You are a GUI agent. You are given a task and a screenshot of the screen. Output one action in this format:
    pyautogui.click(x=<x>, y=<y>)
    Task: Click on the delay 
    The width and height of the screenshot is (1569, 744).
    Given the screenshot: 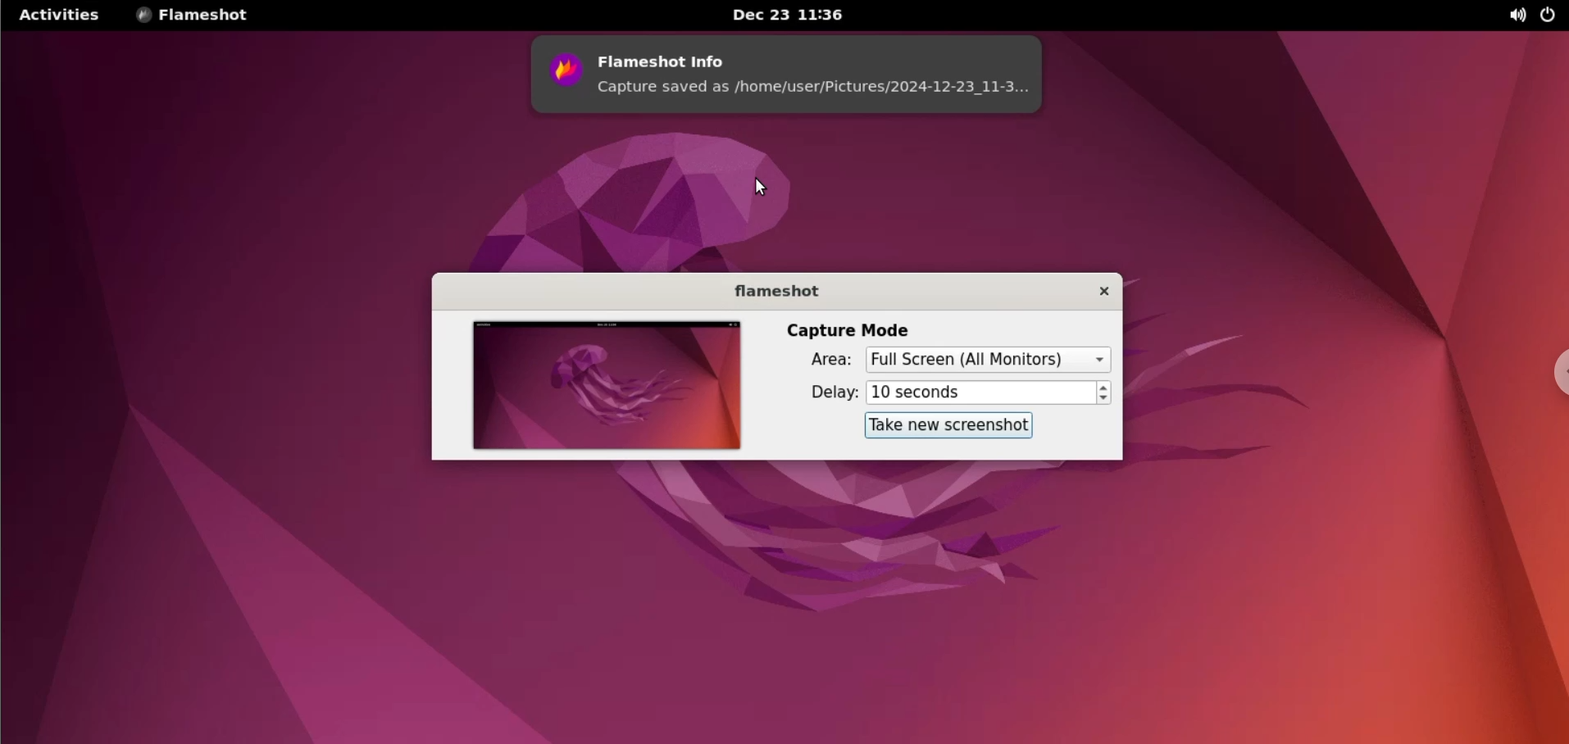 What is the action you would take?
    pyautogui.click(x=827, y=390)
    